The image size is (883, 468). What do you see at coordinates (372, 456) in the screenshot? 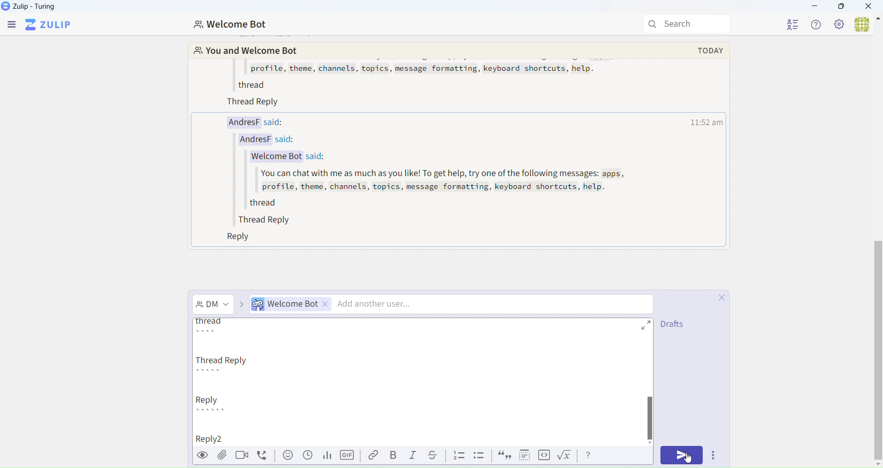
I see `Link` at bounding box center [372, 456].